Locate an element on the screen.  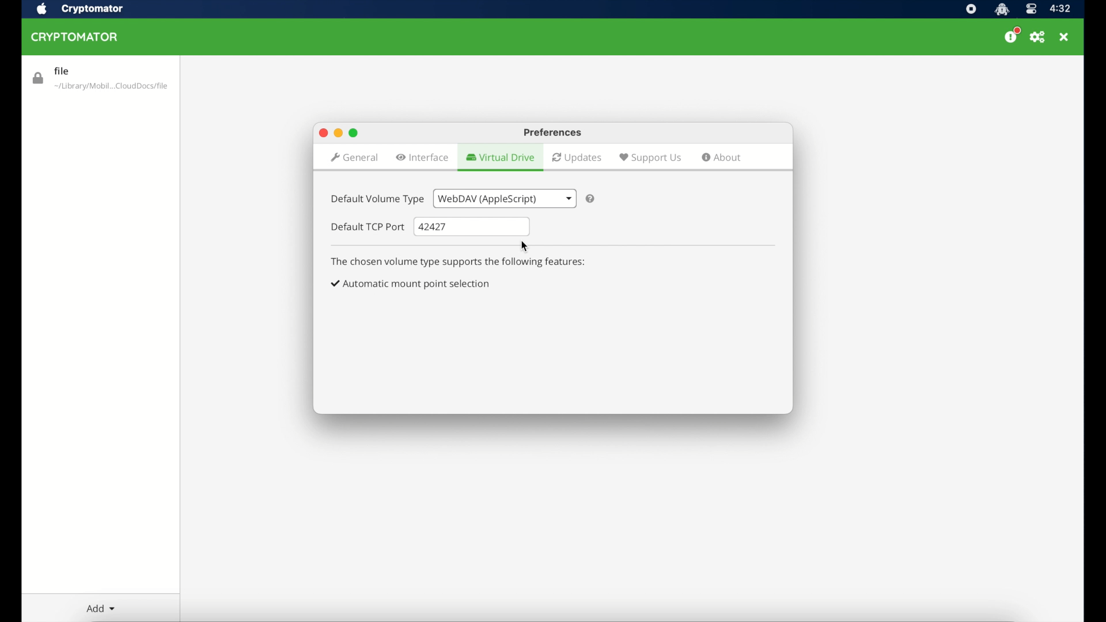
updates is located at coordinates (577, 158).